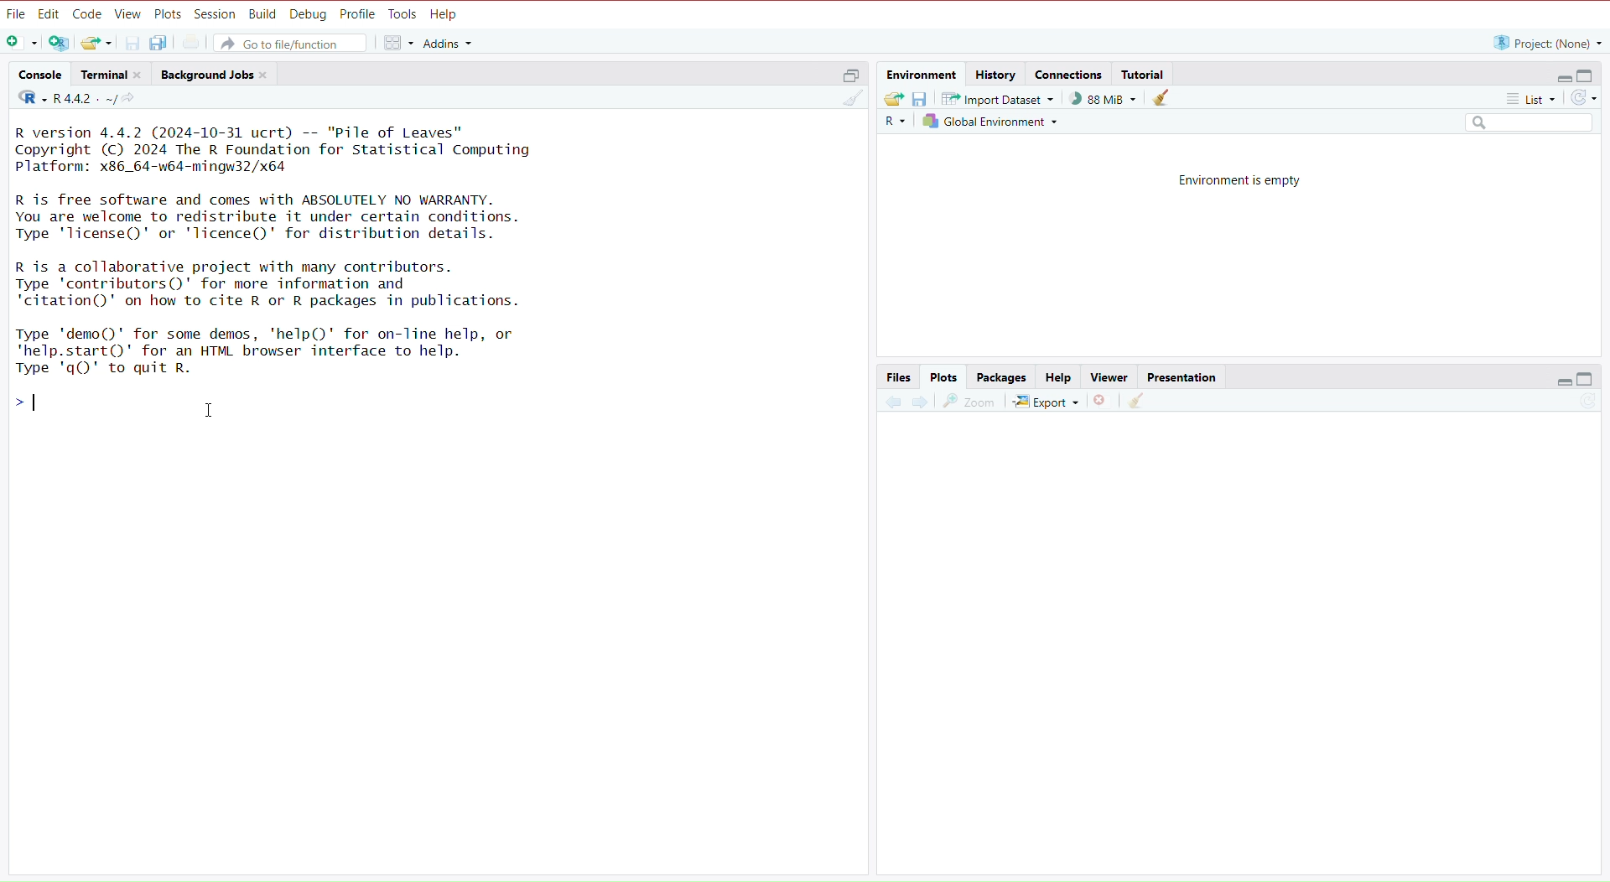 The height and width of the screenshot is (882, 1610). I want to click on Full Height, so click(1587, 74).